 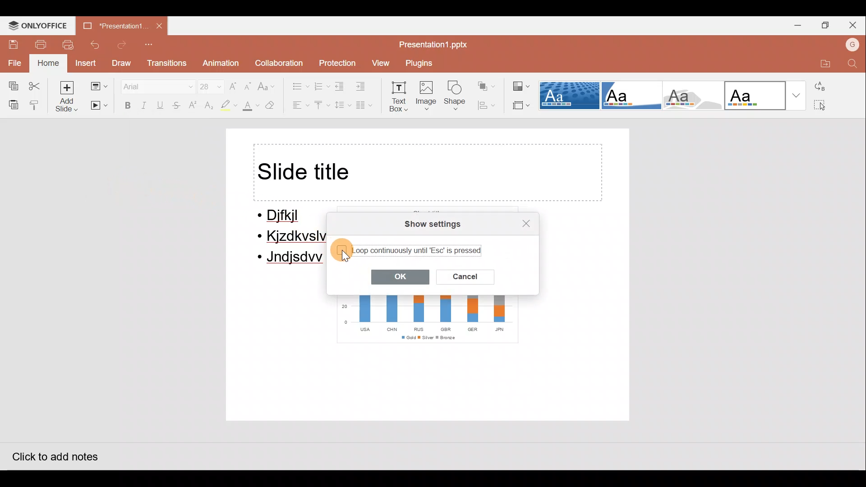 I want to click on Print preview, so click(x=63, y=45).